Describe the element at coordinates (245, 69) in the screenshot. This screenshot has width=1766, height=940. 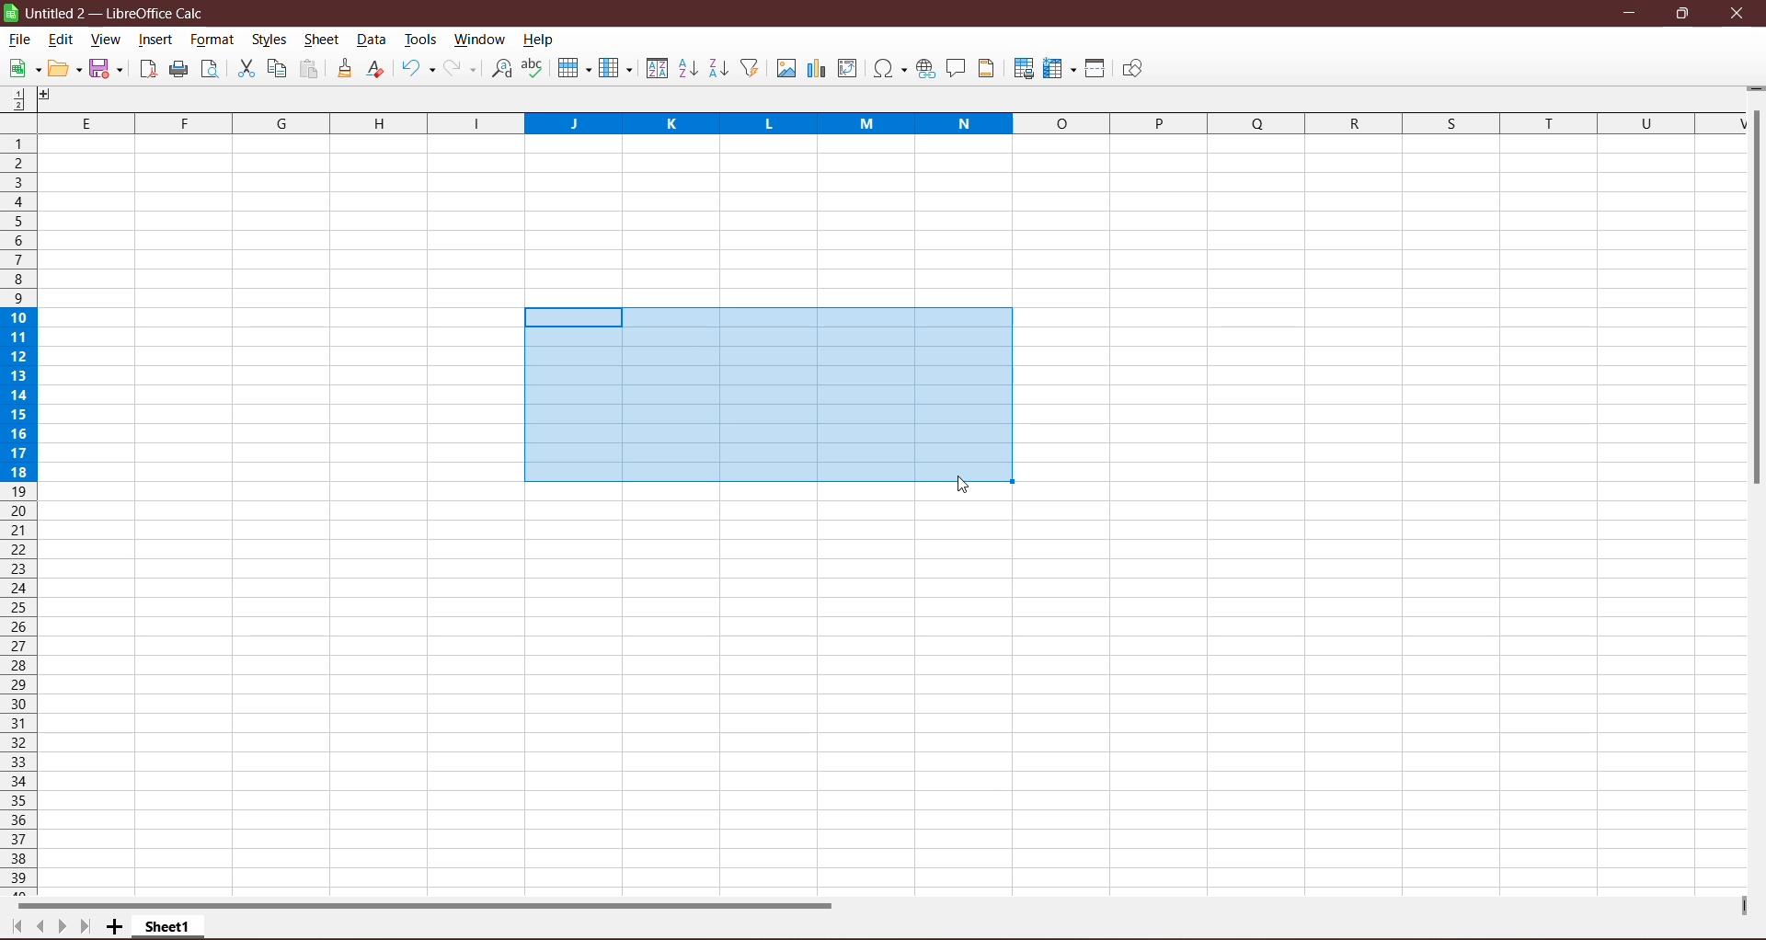
I see `Cut` at that location.